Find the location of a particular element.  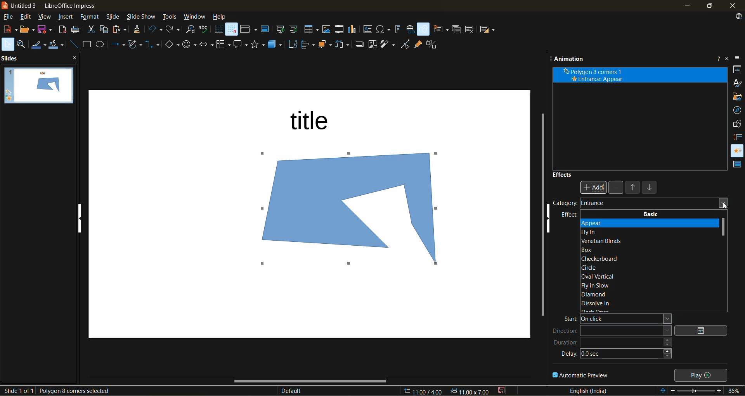

toggle point mode is located at coordinates (405, 45).